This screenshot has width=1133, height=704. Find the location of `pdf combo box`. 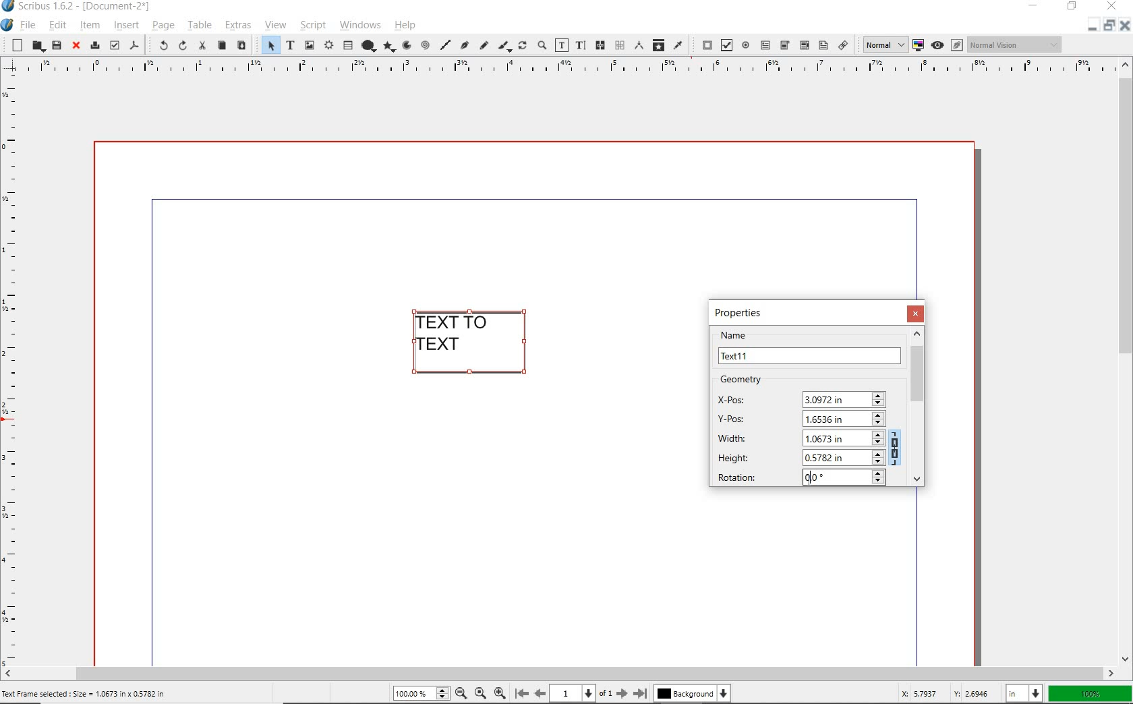

pdf combo box is located at coordinates (804, 46).